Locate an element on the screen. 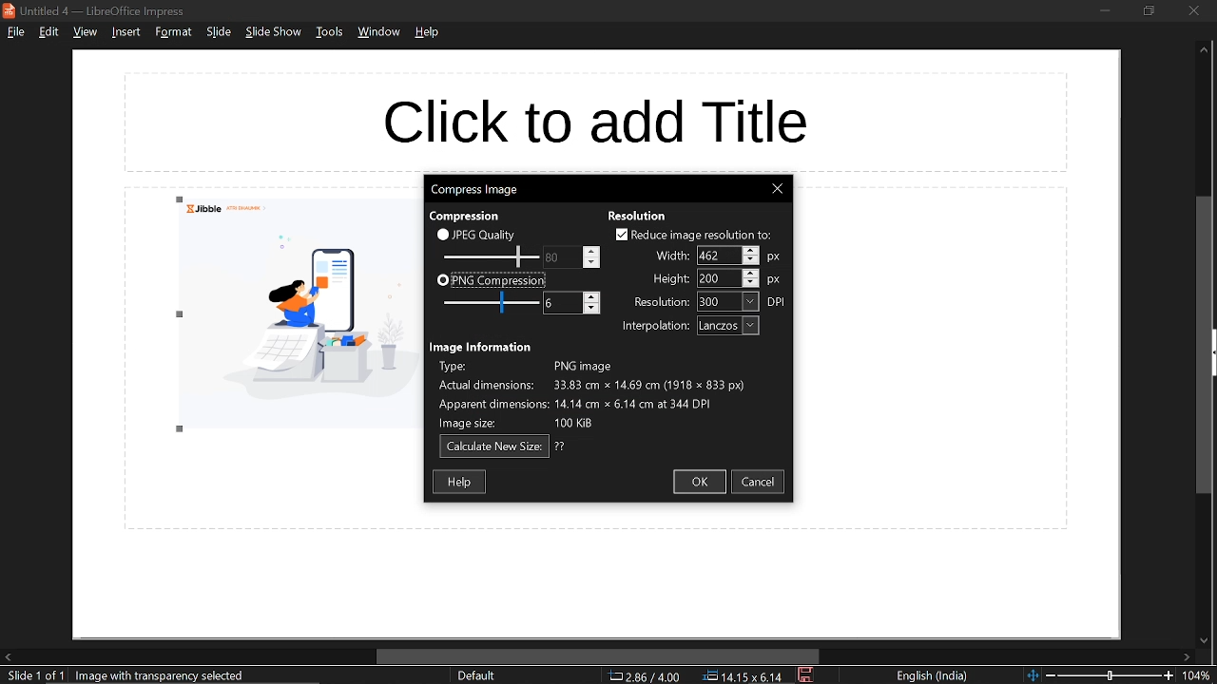  resolution is located at coordinates (657, 303).